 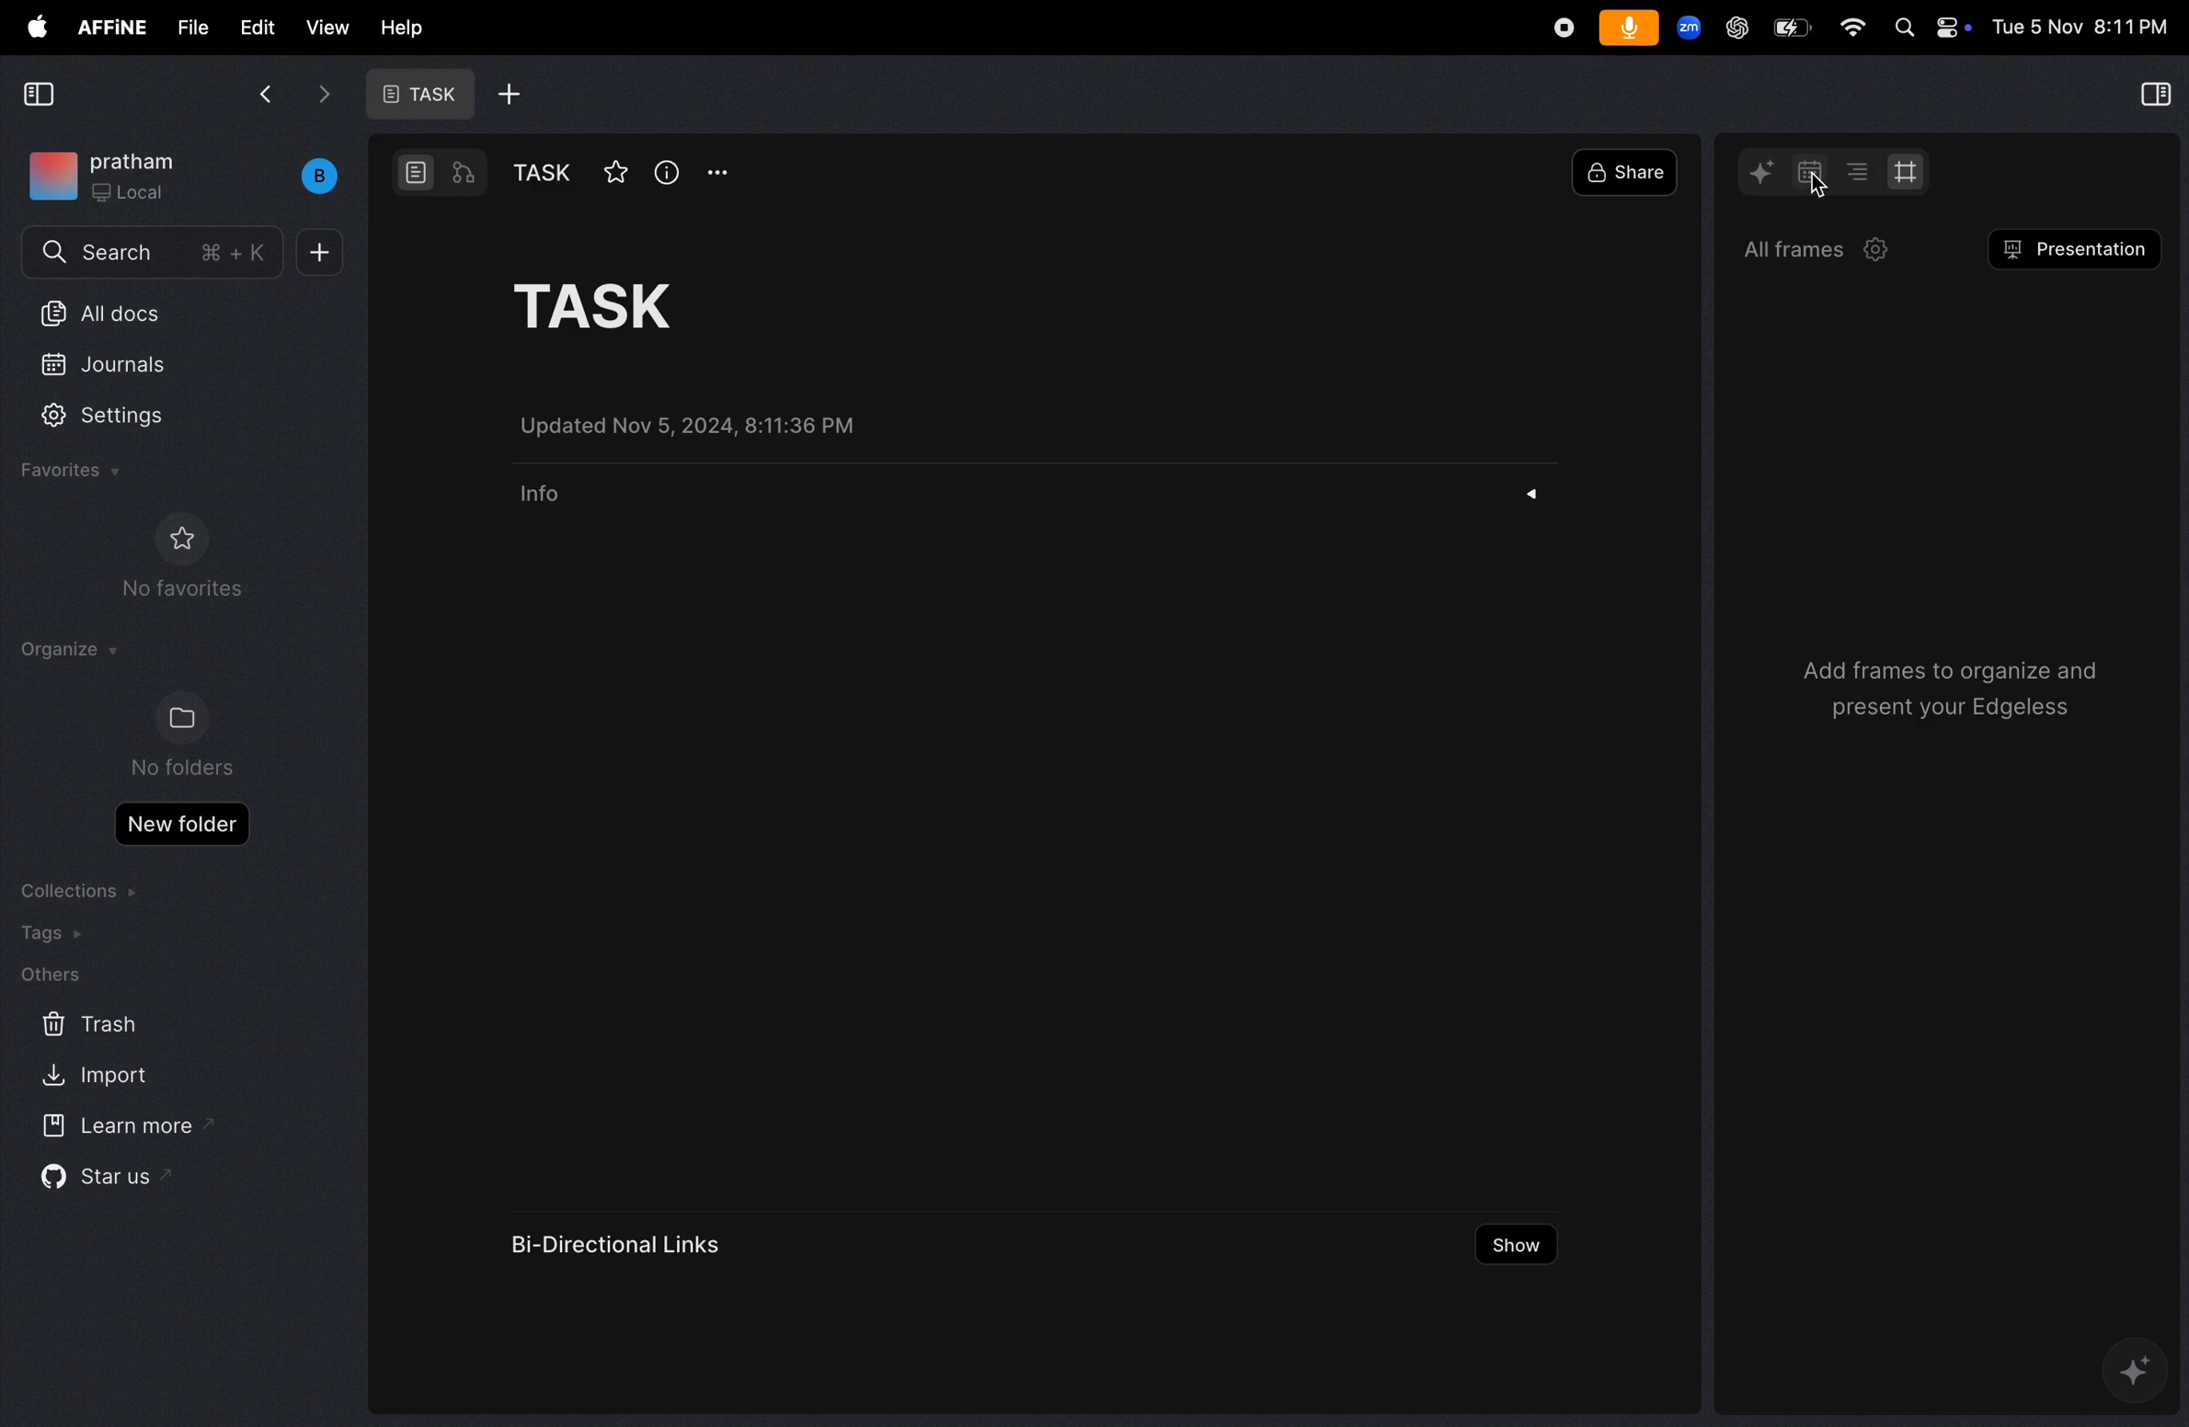 I want to click on all frames, so click(x=1826, y=251).